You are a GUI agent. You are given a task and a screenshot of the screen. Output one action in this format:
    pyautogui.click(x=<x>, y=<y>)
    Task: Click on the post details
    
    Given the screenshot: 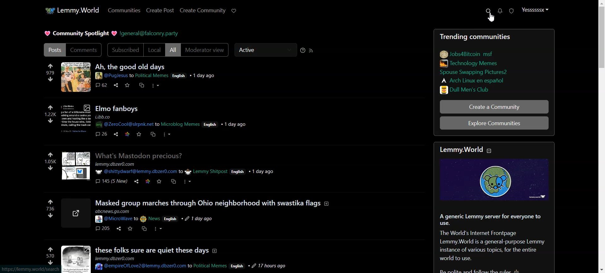 What is the action you would take?
    pyautogui.click(x=188, y=168)
    